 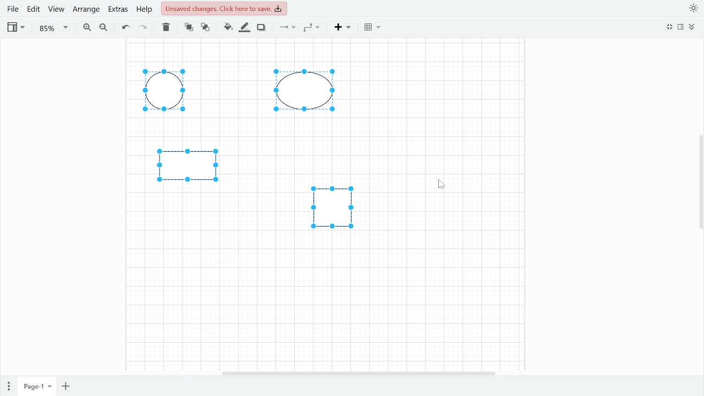 I want to click on Delete, so click(x=166, y=28).